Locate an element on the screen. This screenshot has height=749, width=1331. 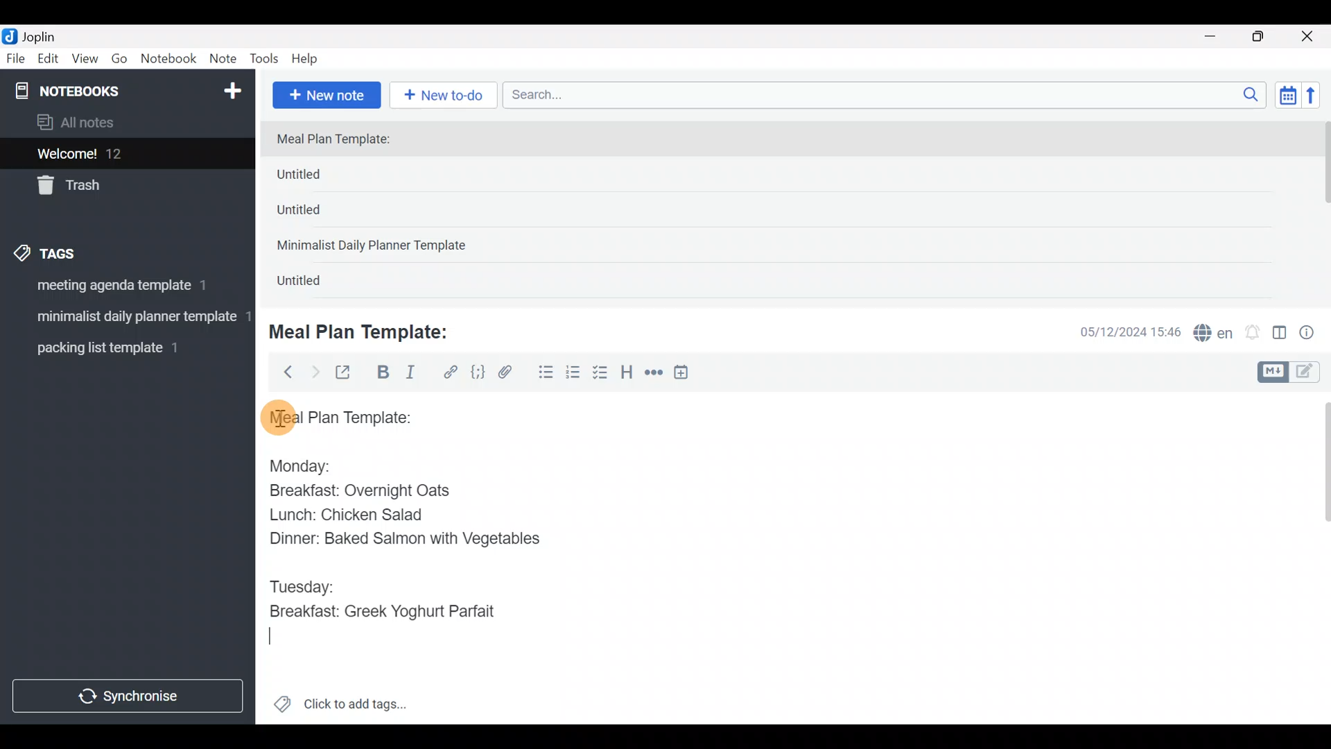
Cursor is located at coordinates (278, 641).